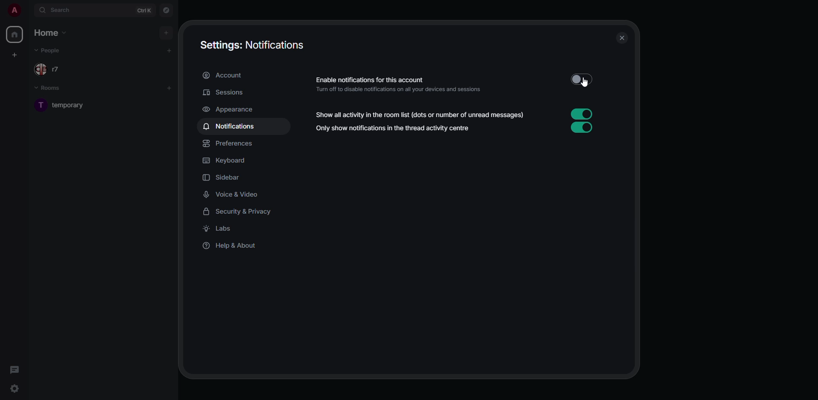 This screenshot has height=400, width=818. I want to click on threads, so click(14, 370).